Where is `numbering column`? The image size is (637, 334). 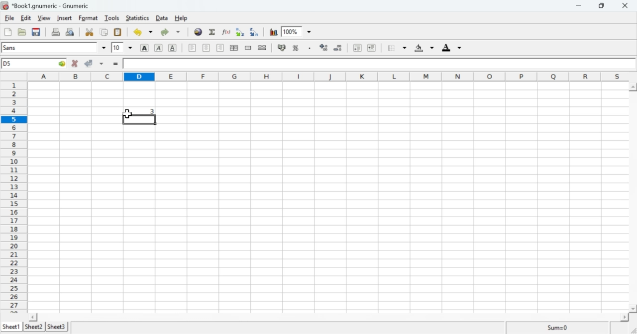 numbering column is located at coordinates (14, 196).